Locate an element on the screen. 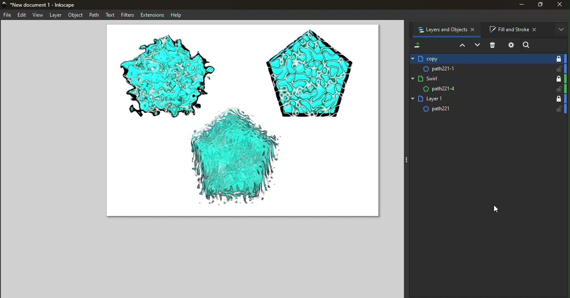  Cursor is located at coordinates (497, 209).